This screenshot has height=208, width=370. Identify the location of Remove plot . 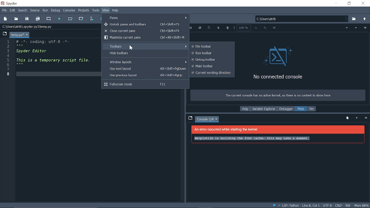
(218, 28).